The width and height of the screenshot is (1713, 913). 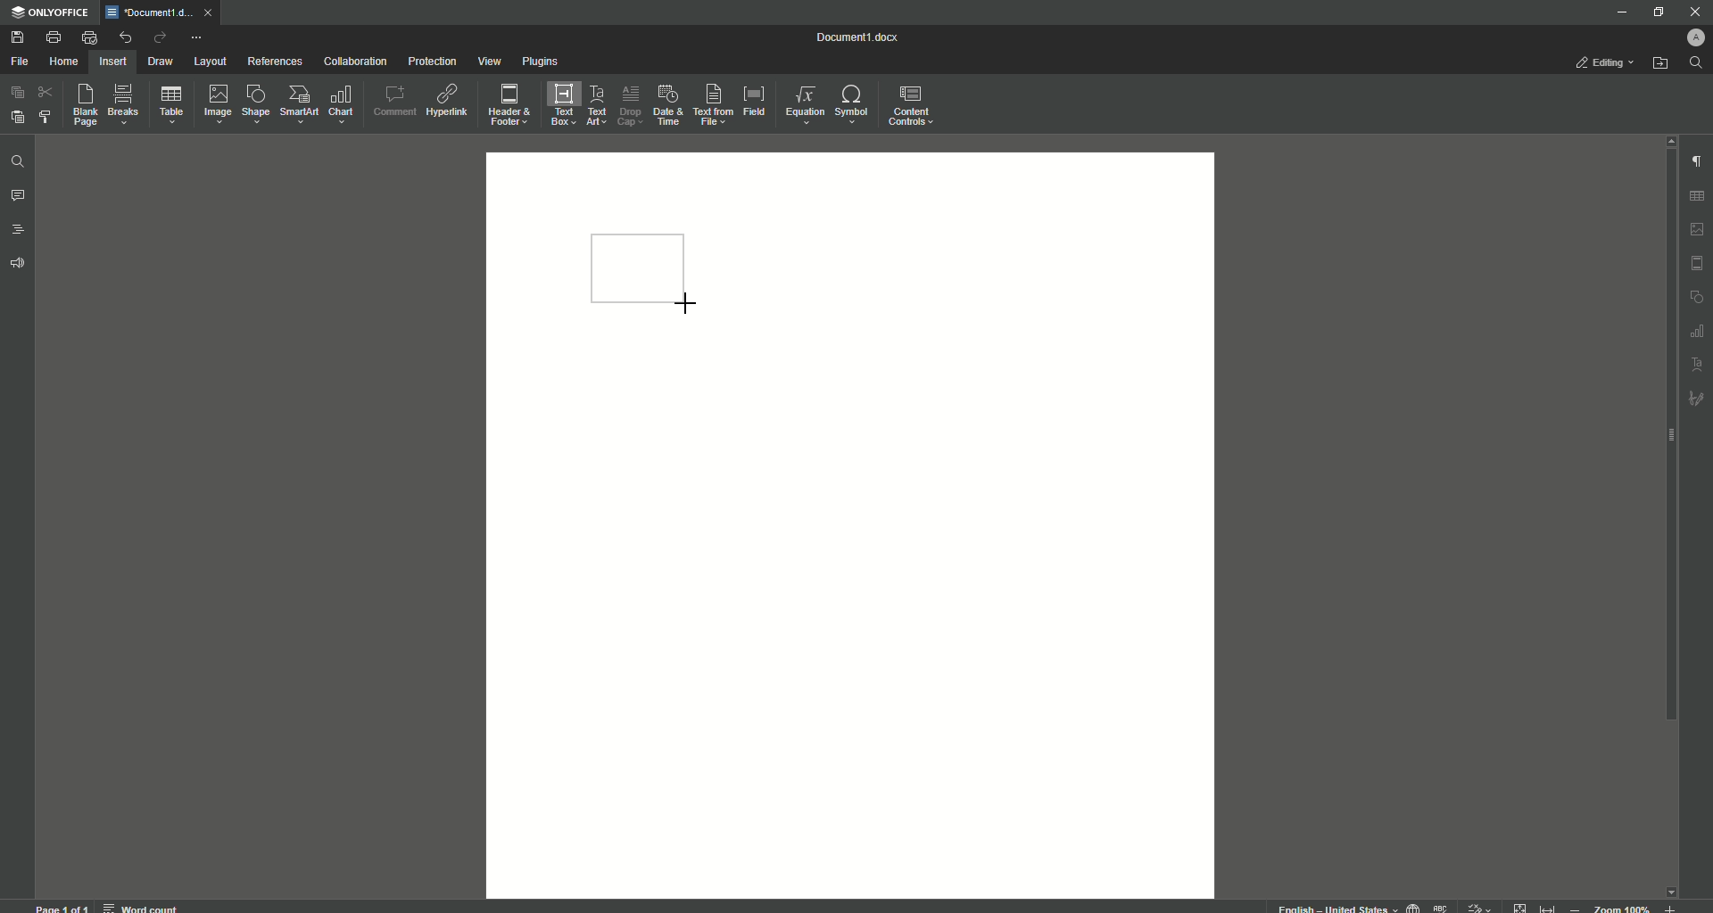 I want to click on close, so click(x=212, y=12).